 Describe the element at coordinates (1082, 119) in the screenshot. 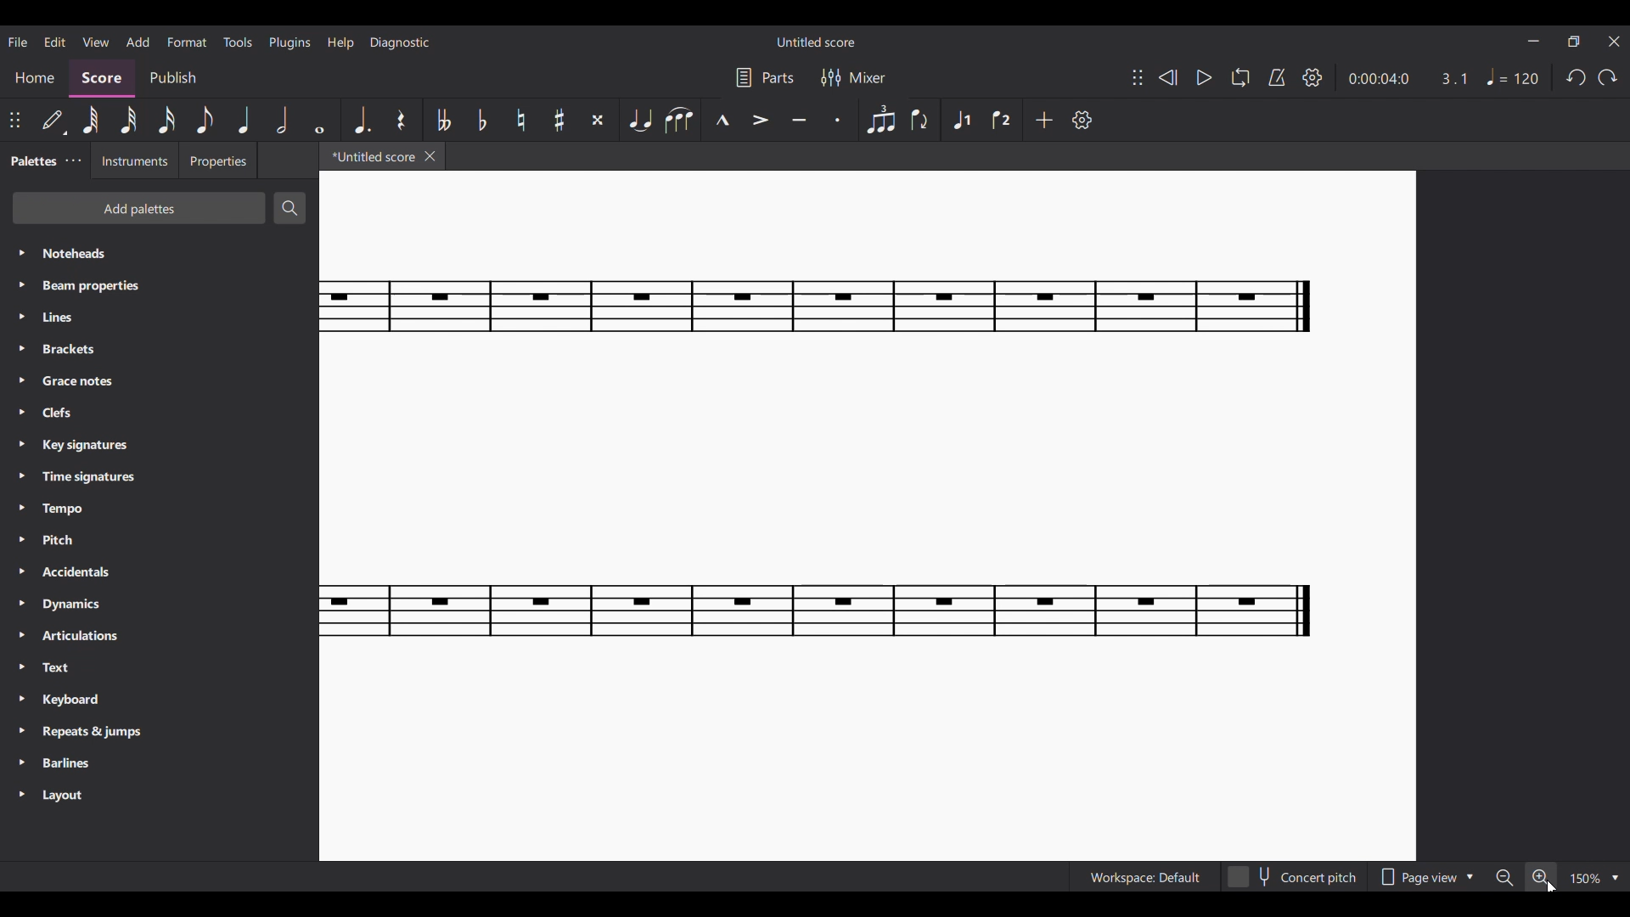

I see `Settings` at that location.